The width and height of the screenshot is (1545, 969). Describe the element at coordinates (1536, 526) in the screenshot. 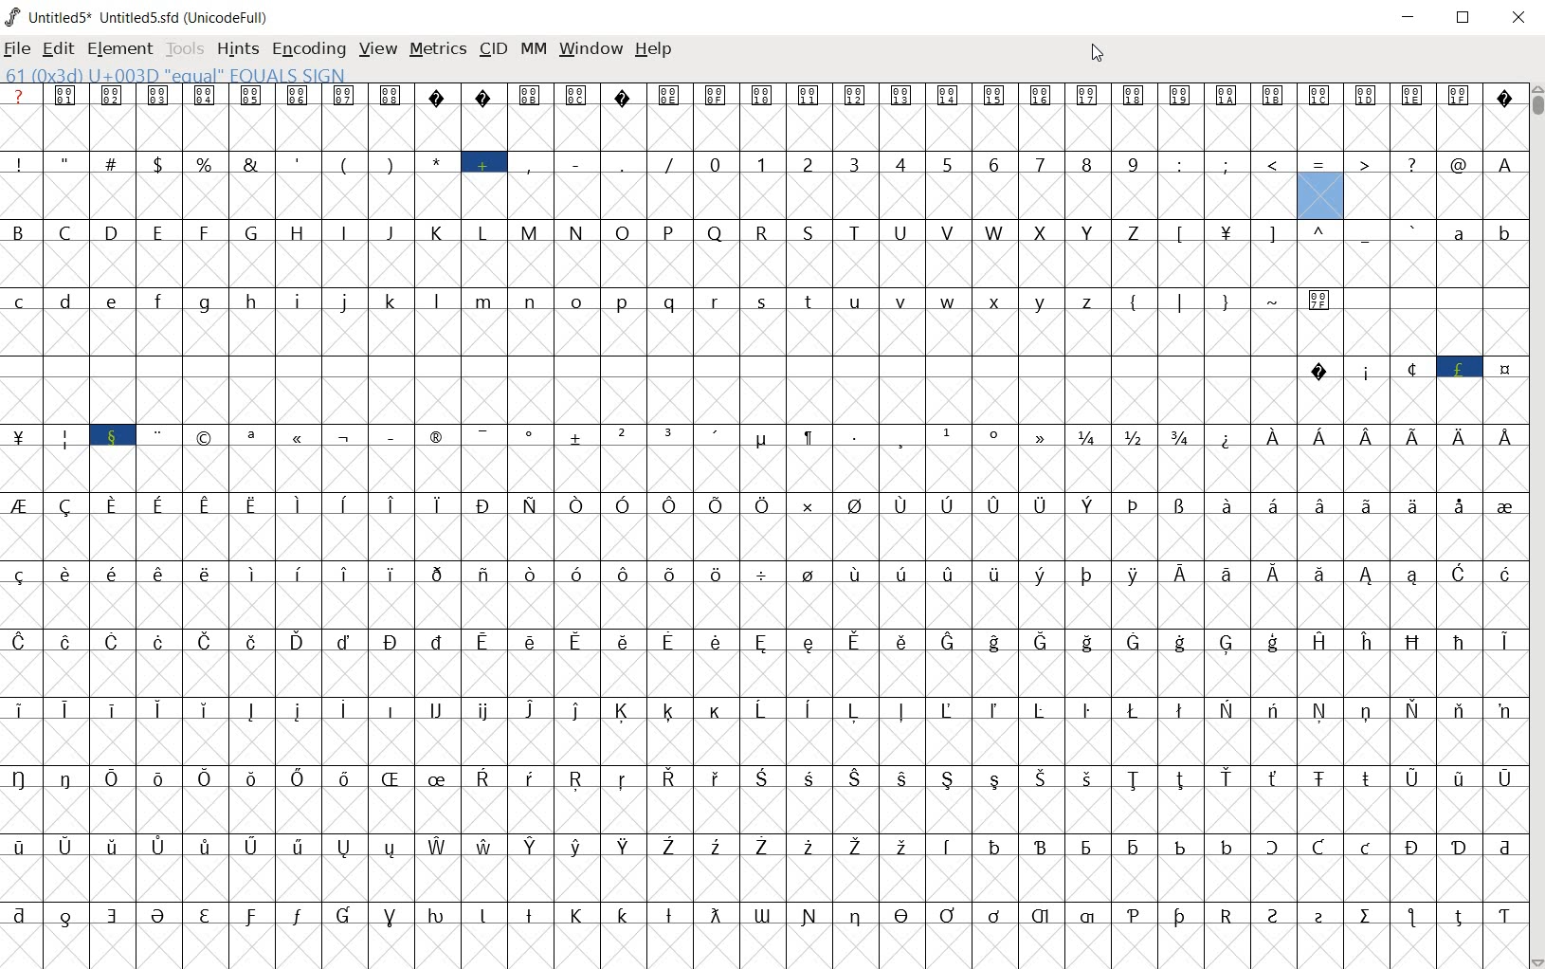

I see `scrollbar` at that location.